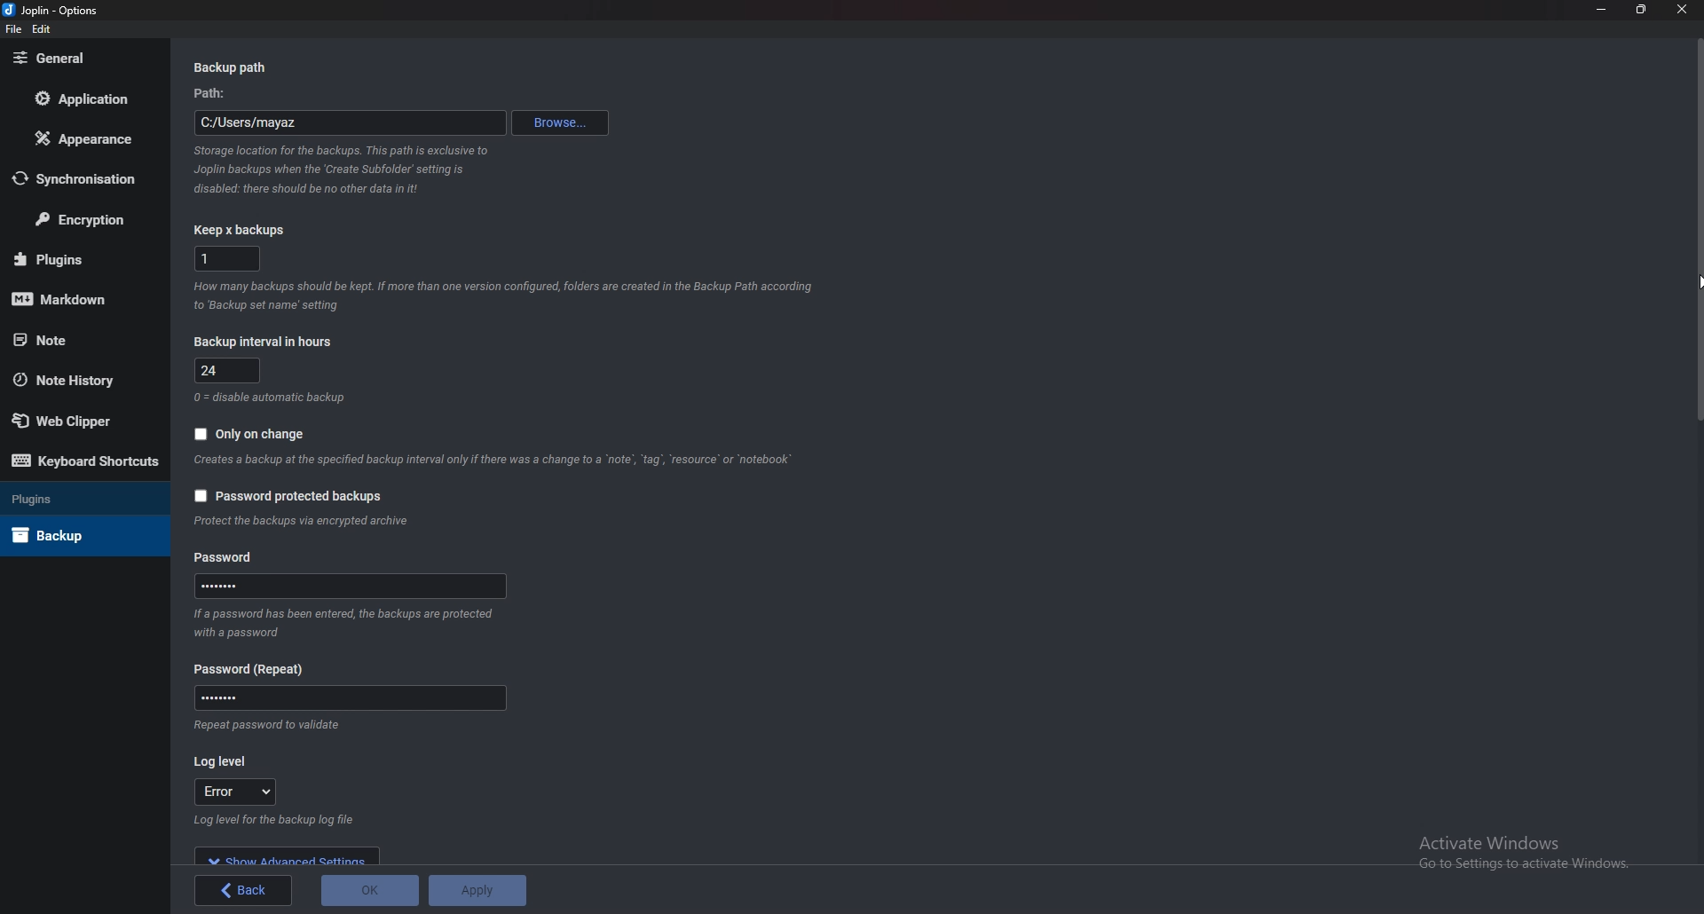 This screenshot has width=1704, height=914. I want to click on x, so click(225, 259).